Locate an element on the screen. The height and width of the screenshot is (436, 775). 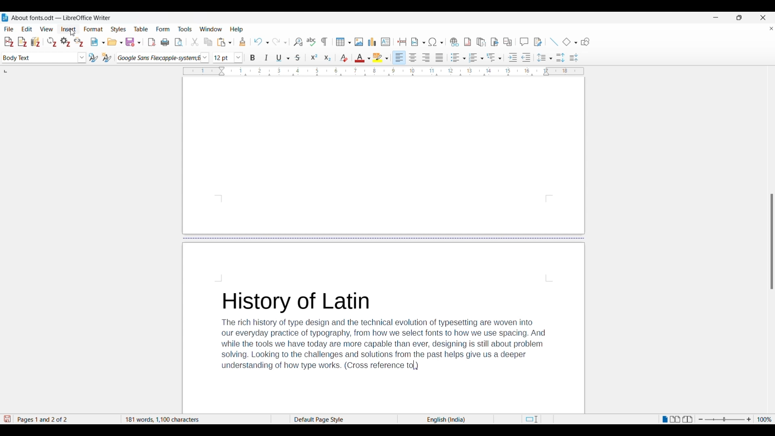
Outline format options is located at coordinates (494, 57).